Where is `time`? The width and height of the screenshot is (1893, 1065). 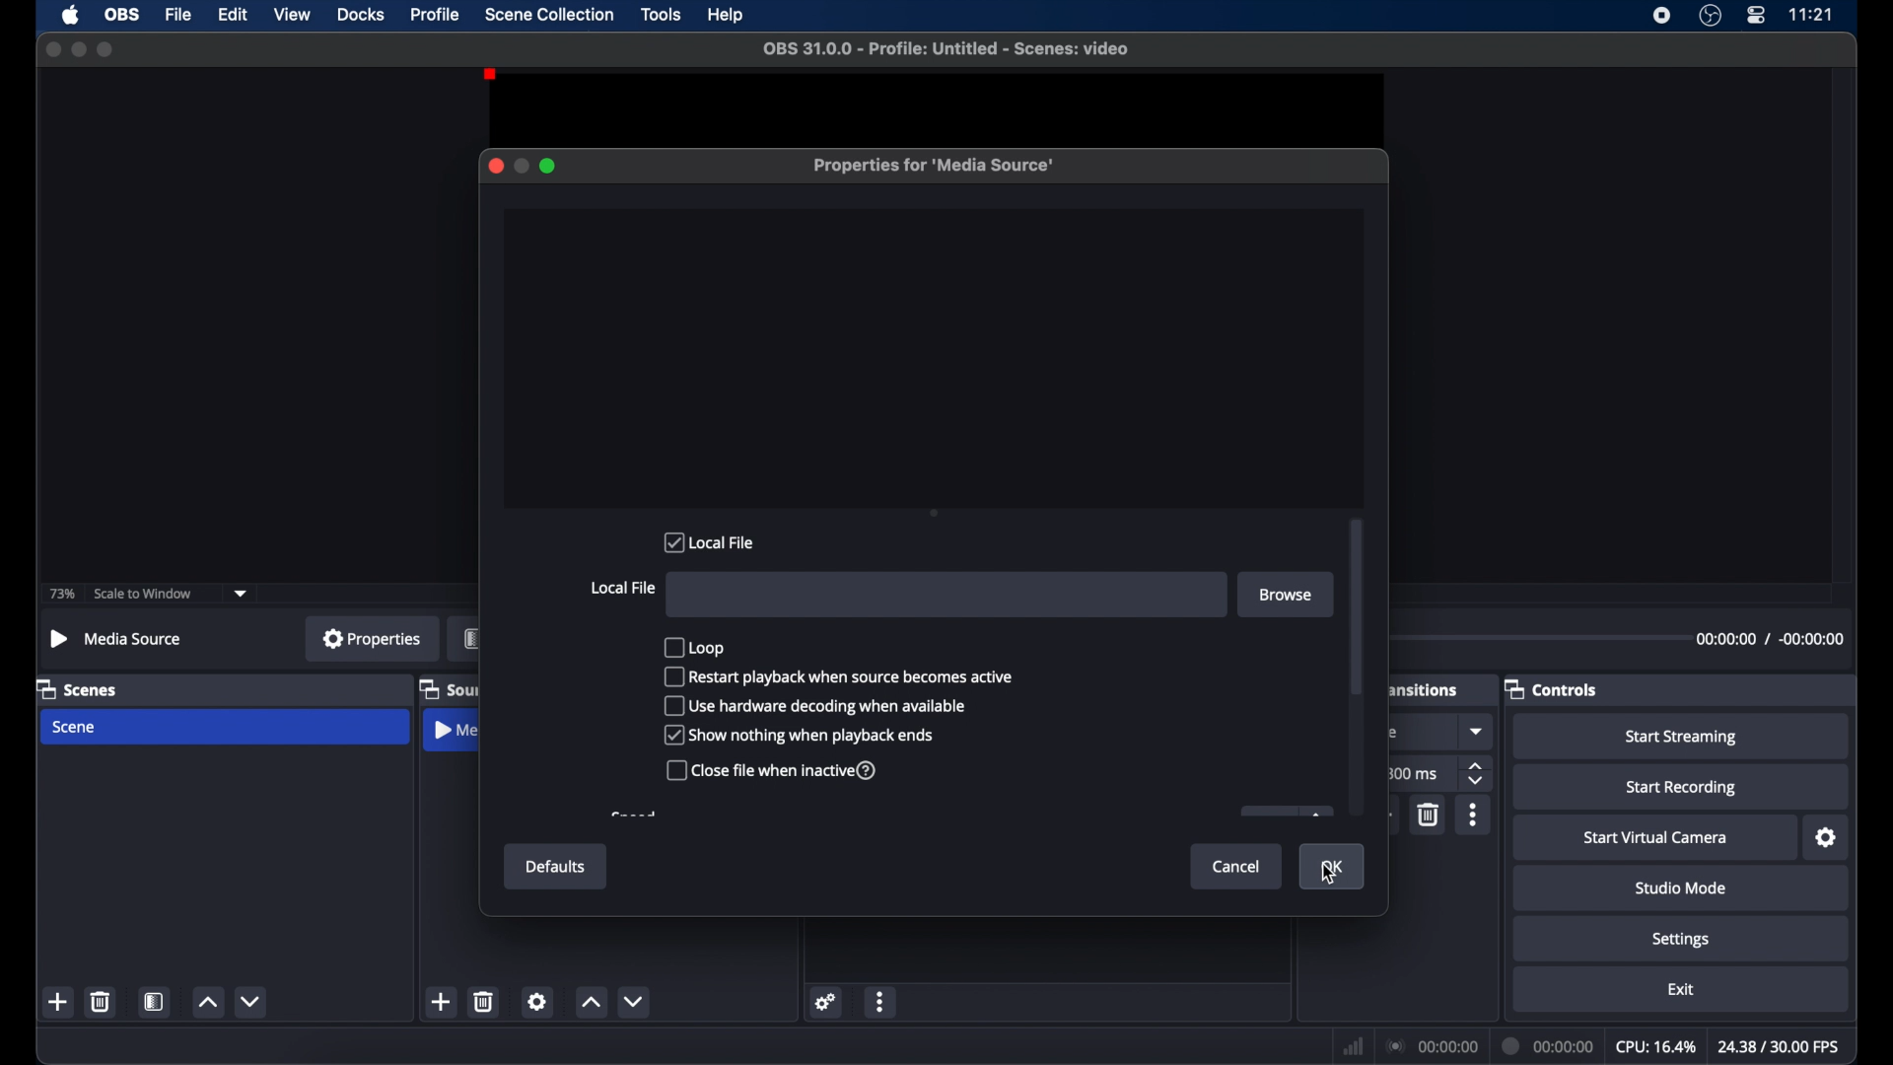
time is located at coordinates (1812, 14).